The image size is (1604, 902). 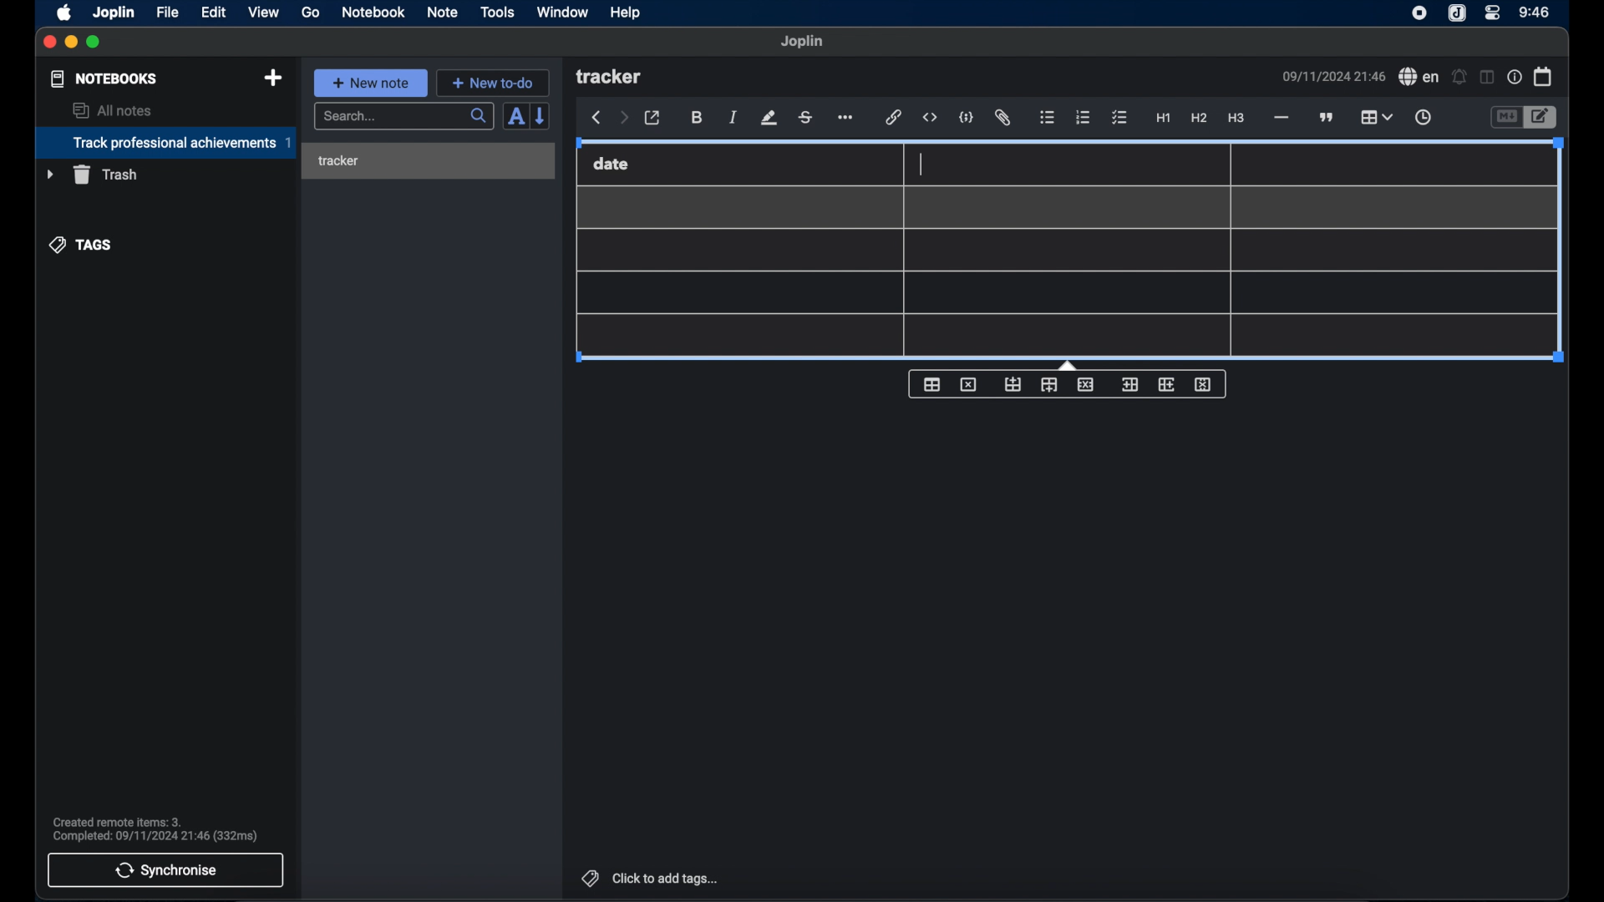 I want to click on time, so click(x=1535, y=12).